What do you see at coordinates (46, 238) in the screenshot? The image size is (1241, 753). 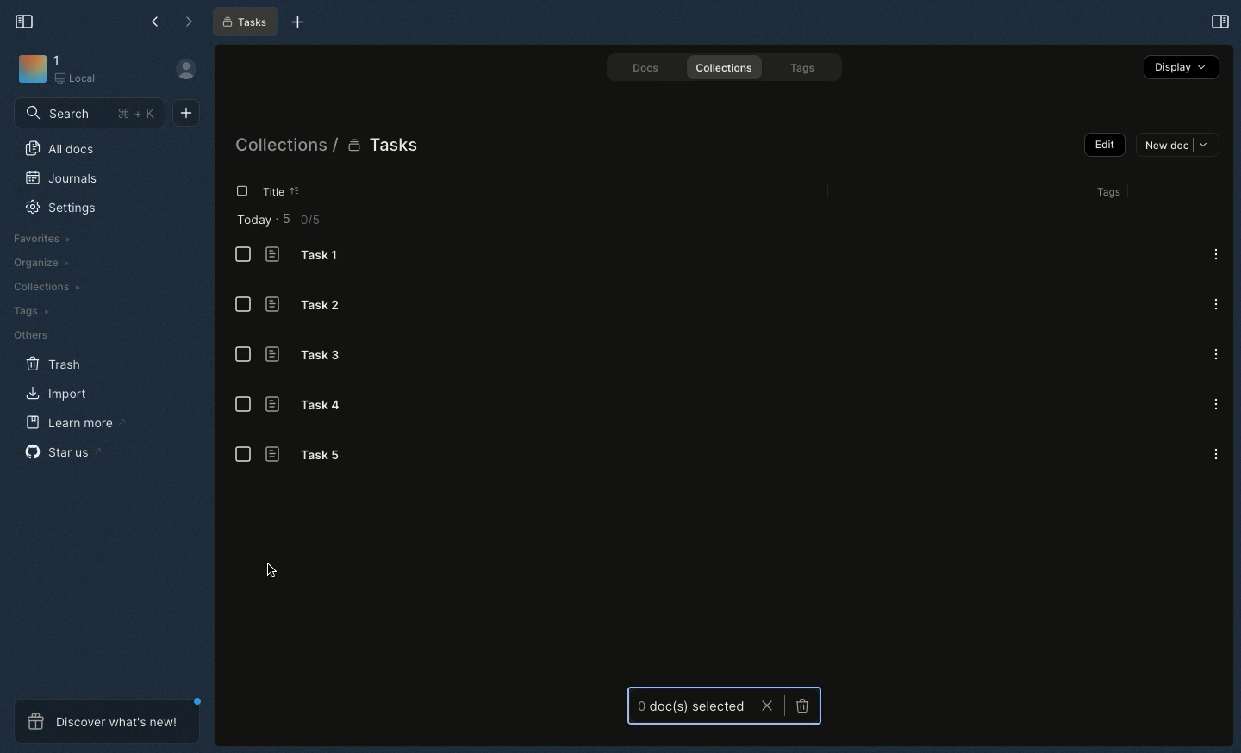 I see `Favorites` at bounding box center [46, 238].